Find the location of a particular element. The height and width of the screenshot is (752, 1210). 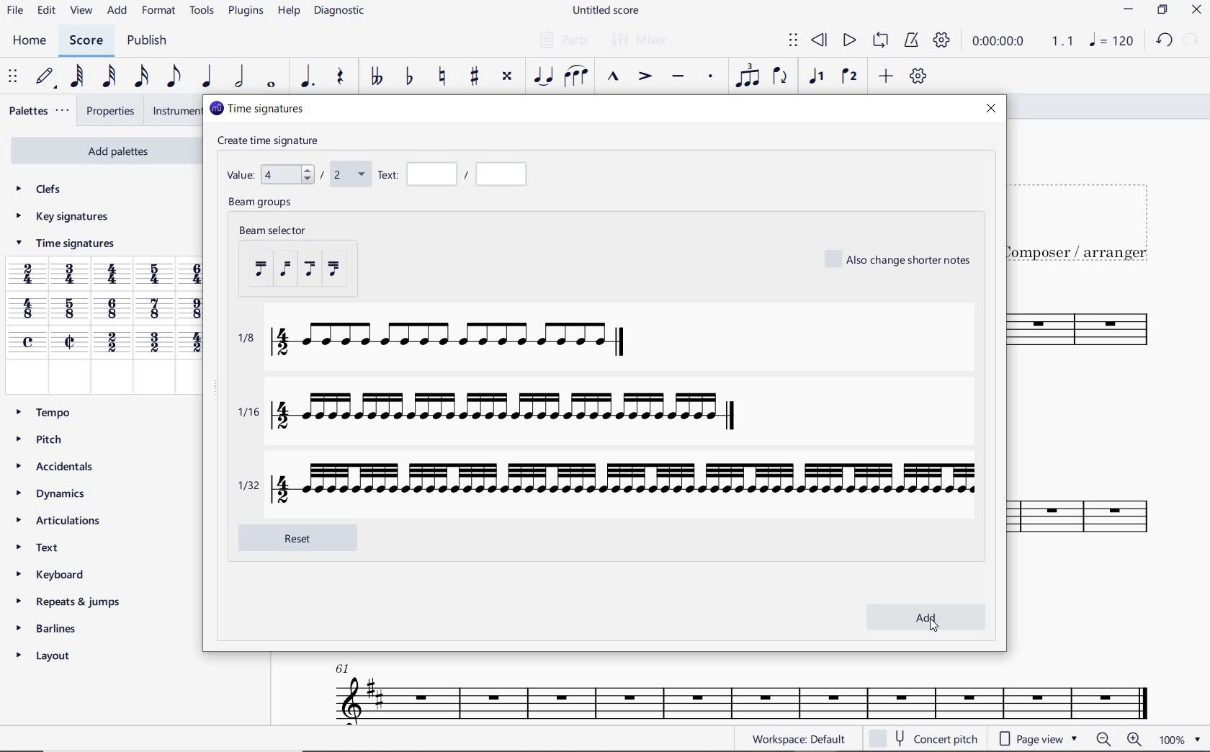

MIXER is located at coordinates (641, 41).